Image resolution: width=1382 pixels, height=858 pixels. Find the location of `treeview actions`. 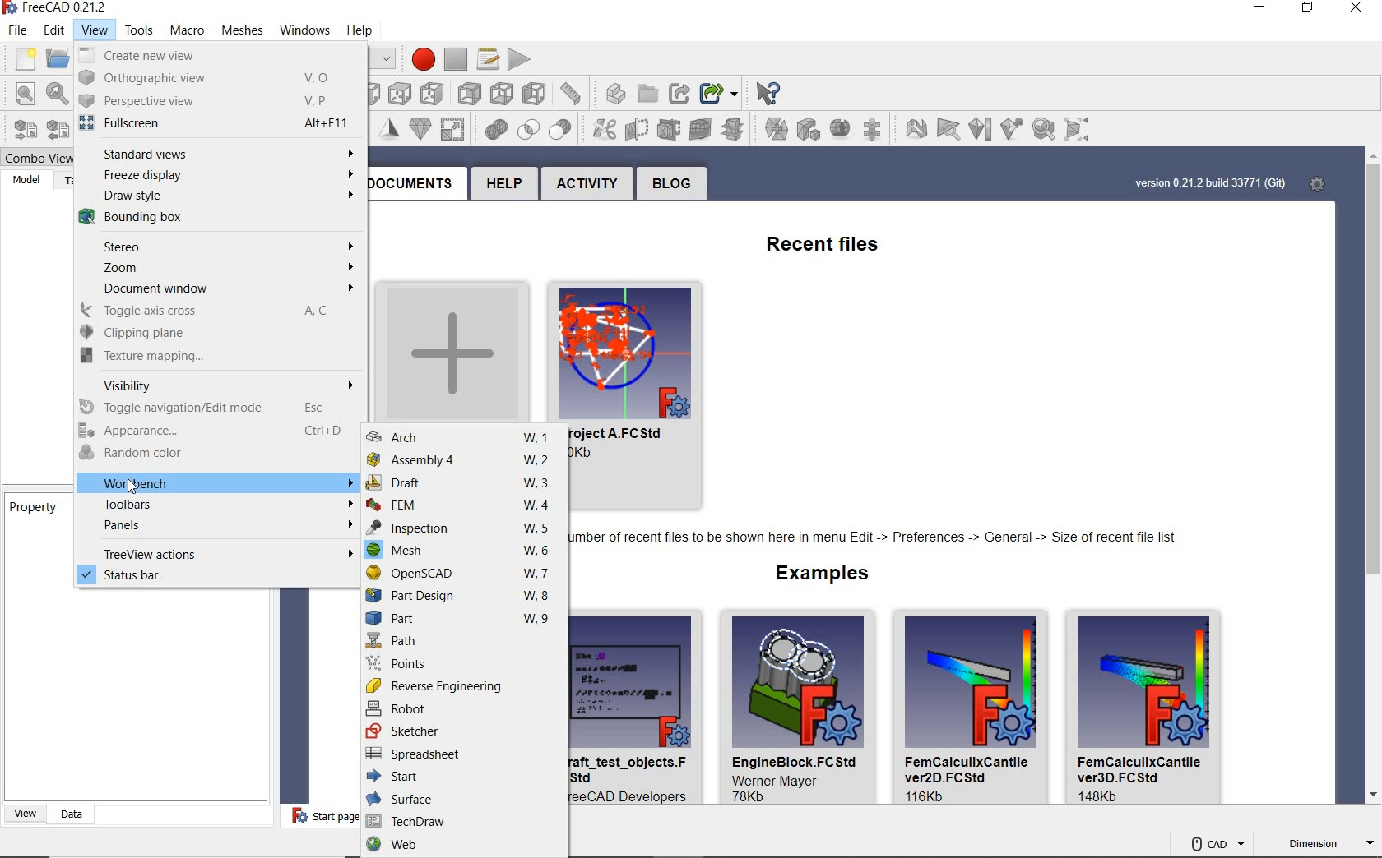

treeview actions is located at coordinates (218, 552).